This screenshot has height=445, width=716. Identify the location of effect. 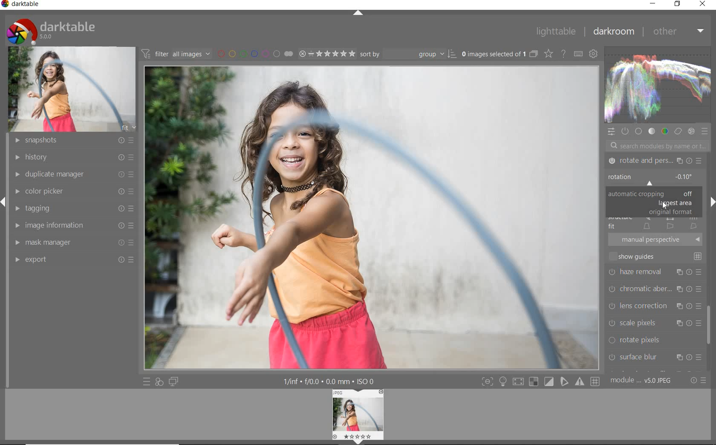
(692, 132).